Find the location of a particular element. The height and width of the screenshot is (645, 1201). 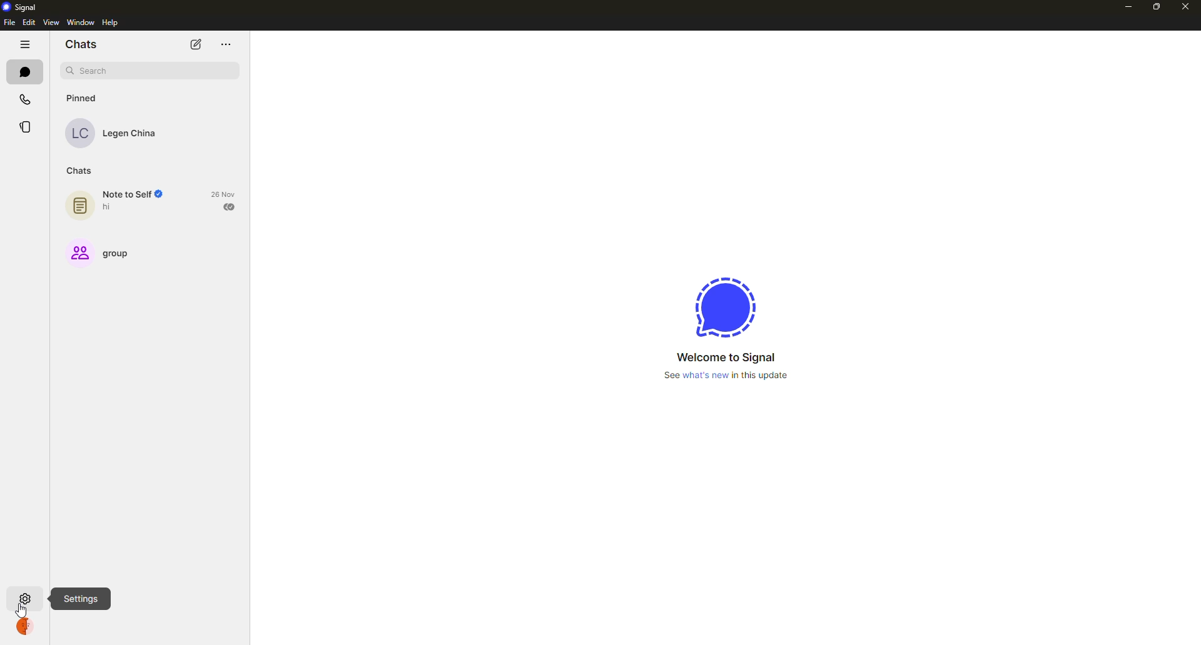

settings is located at coordinates (28, 597).